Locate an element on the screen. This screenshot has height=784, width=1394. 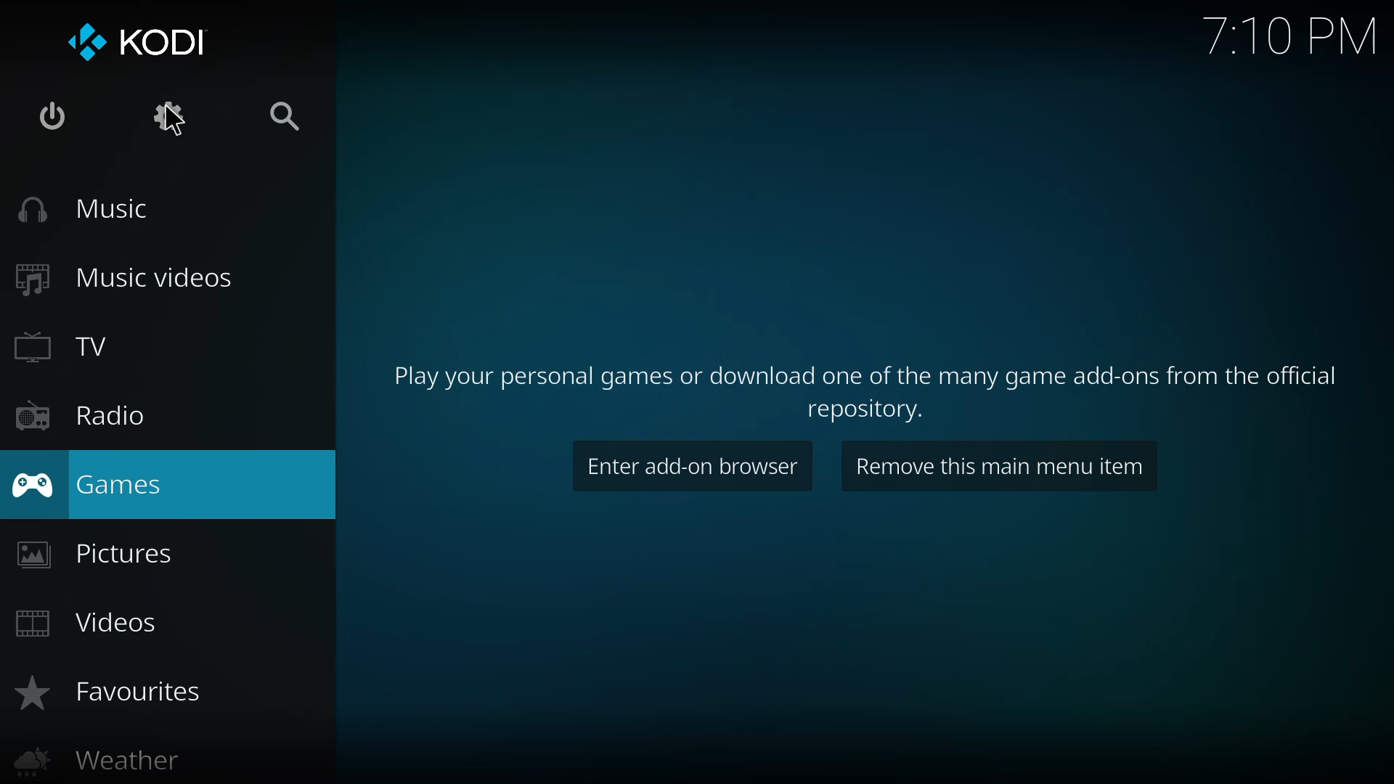
power is located at coordinates (49, 118).